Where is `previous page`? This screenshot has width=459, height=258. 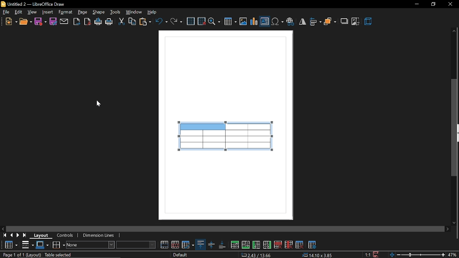 previous page is located at coordinates (11, 235).